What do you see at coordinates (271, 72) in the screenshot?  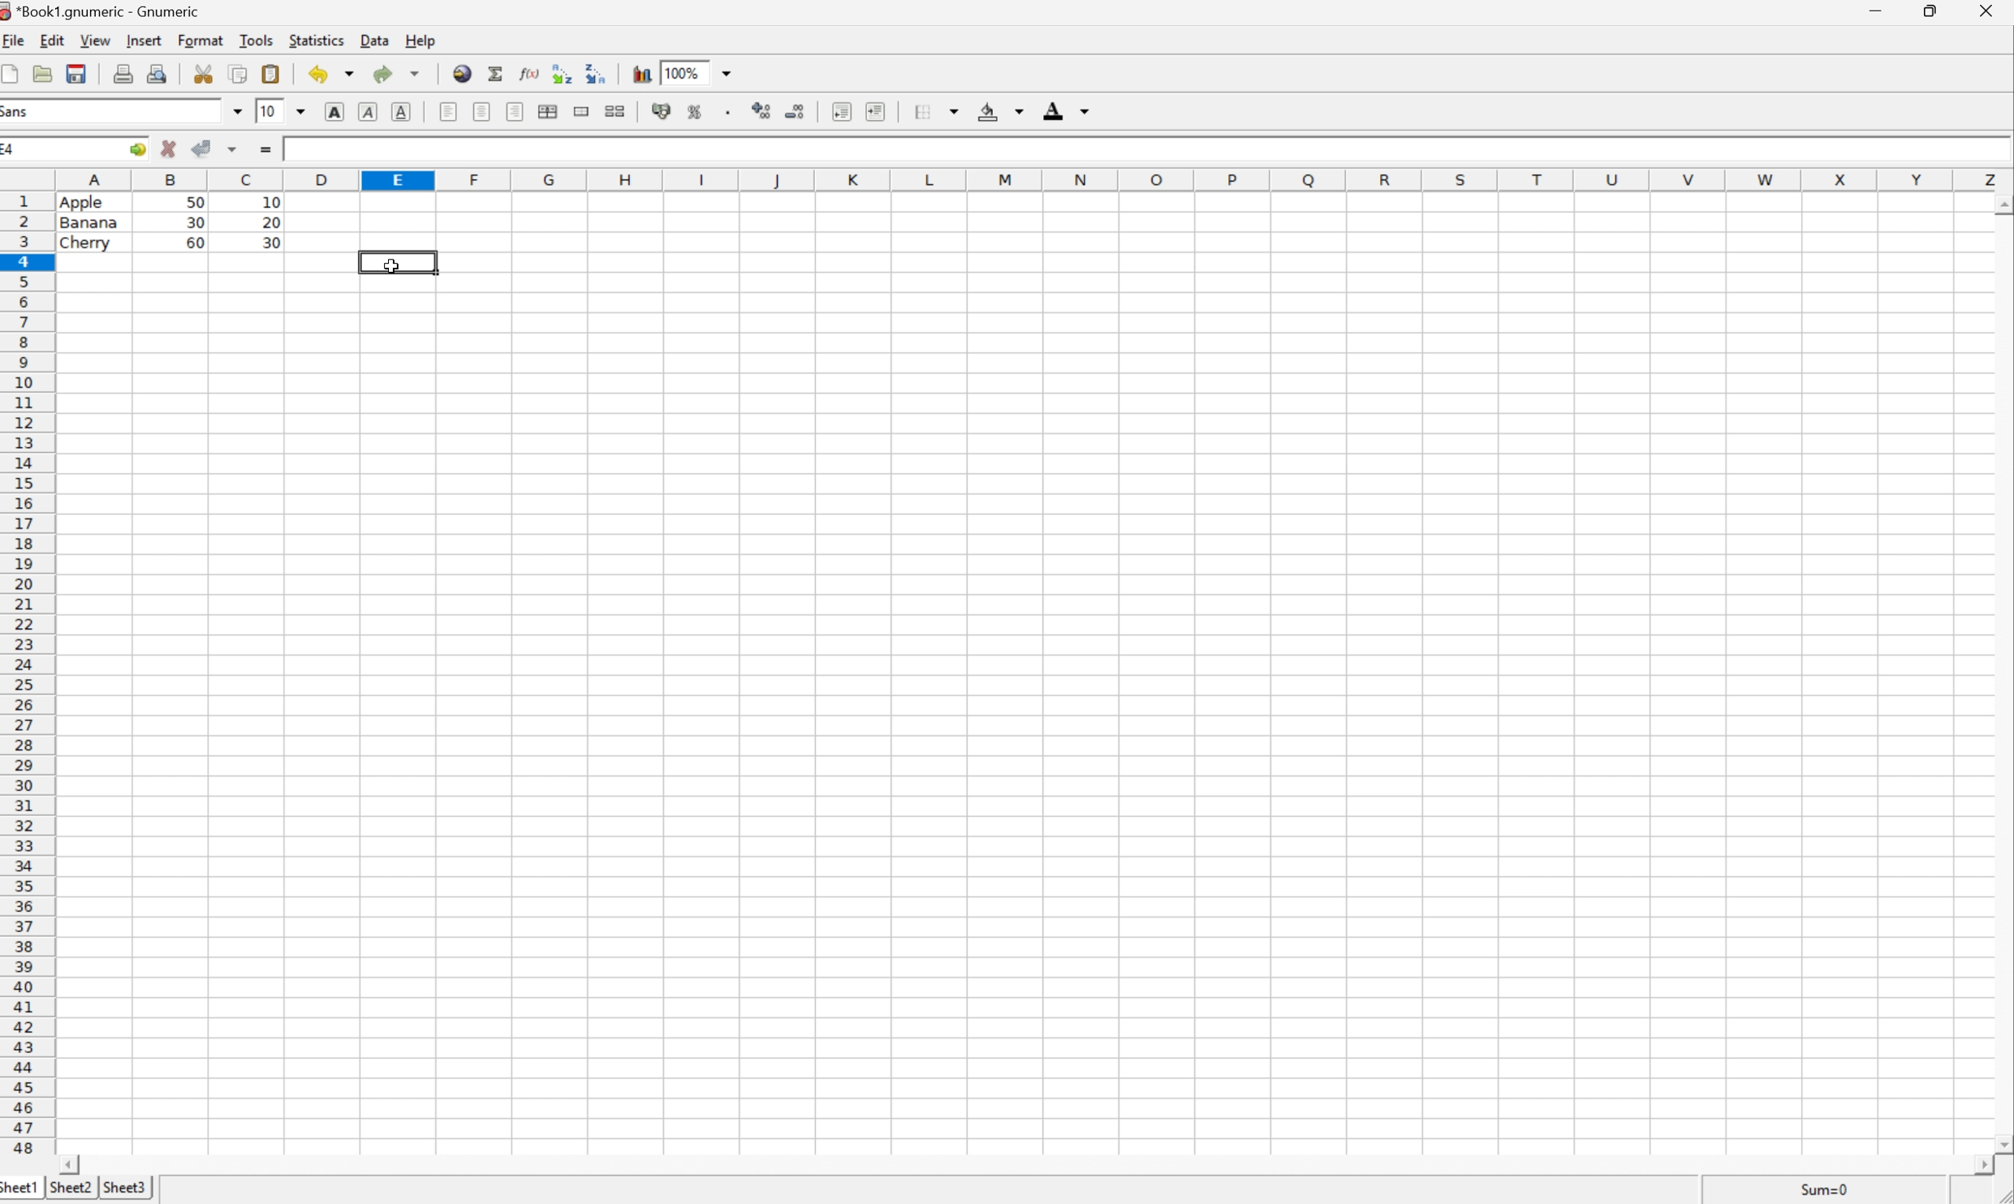 I see `paste` at bounding box center [271, 72].